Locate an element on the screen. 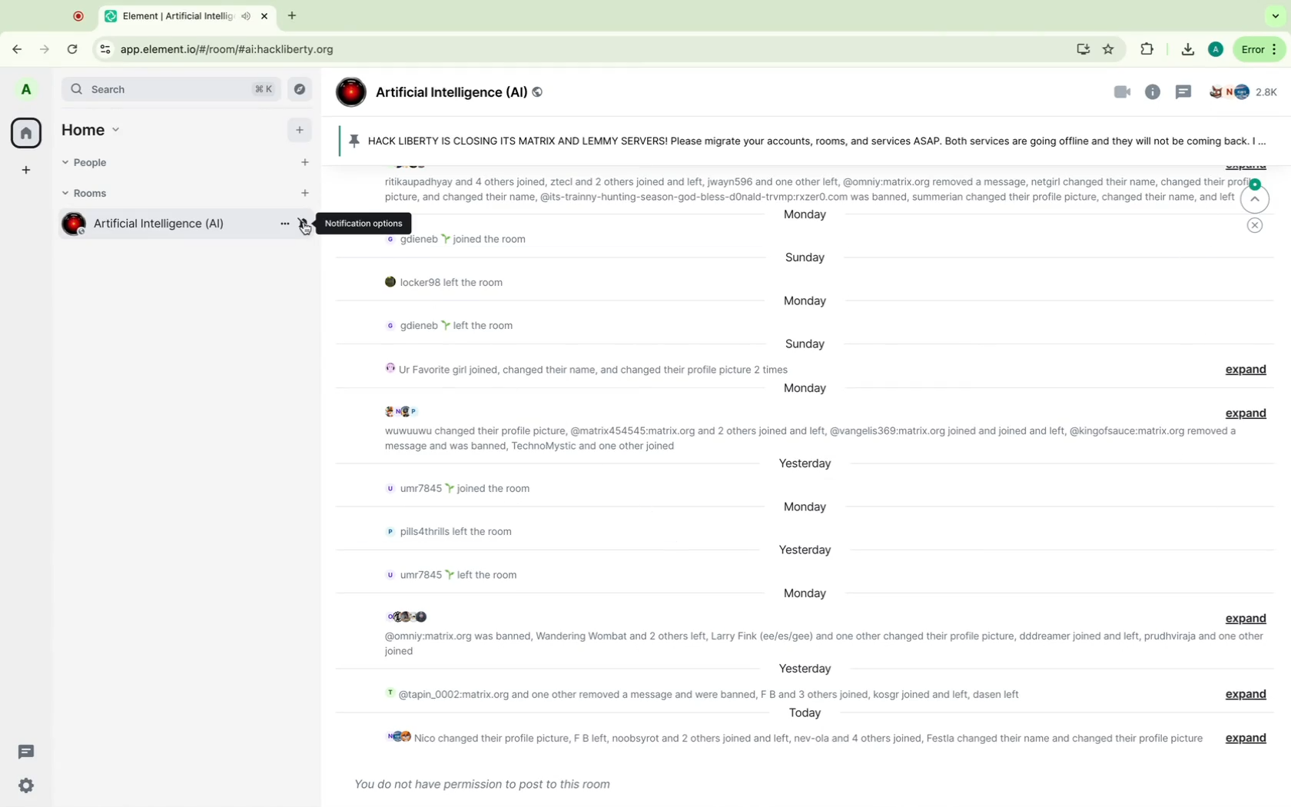  more is located at coordinates (280, 226).